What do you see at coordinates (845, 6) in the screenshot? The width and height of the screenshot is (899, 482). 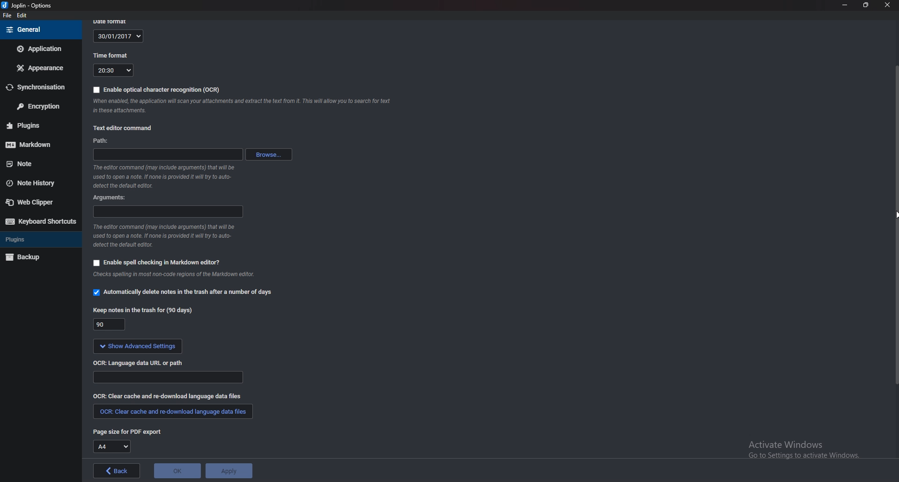 I see `minimize` at bounding box center [845, 6].